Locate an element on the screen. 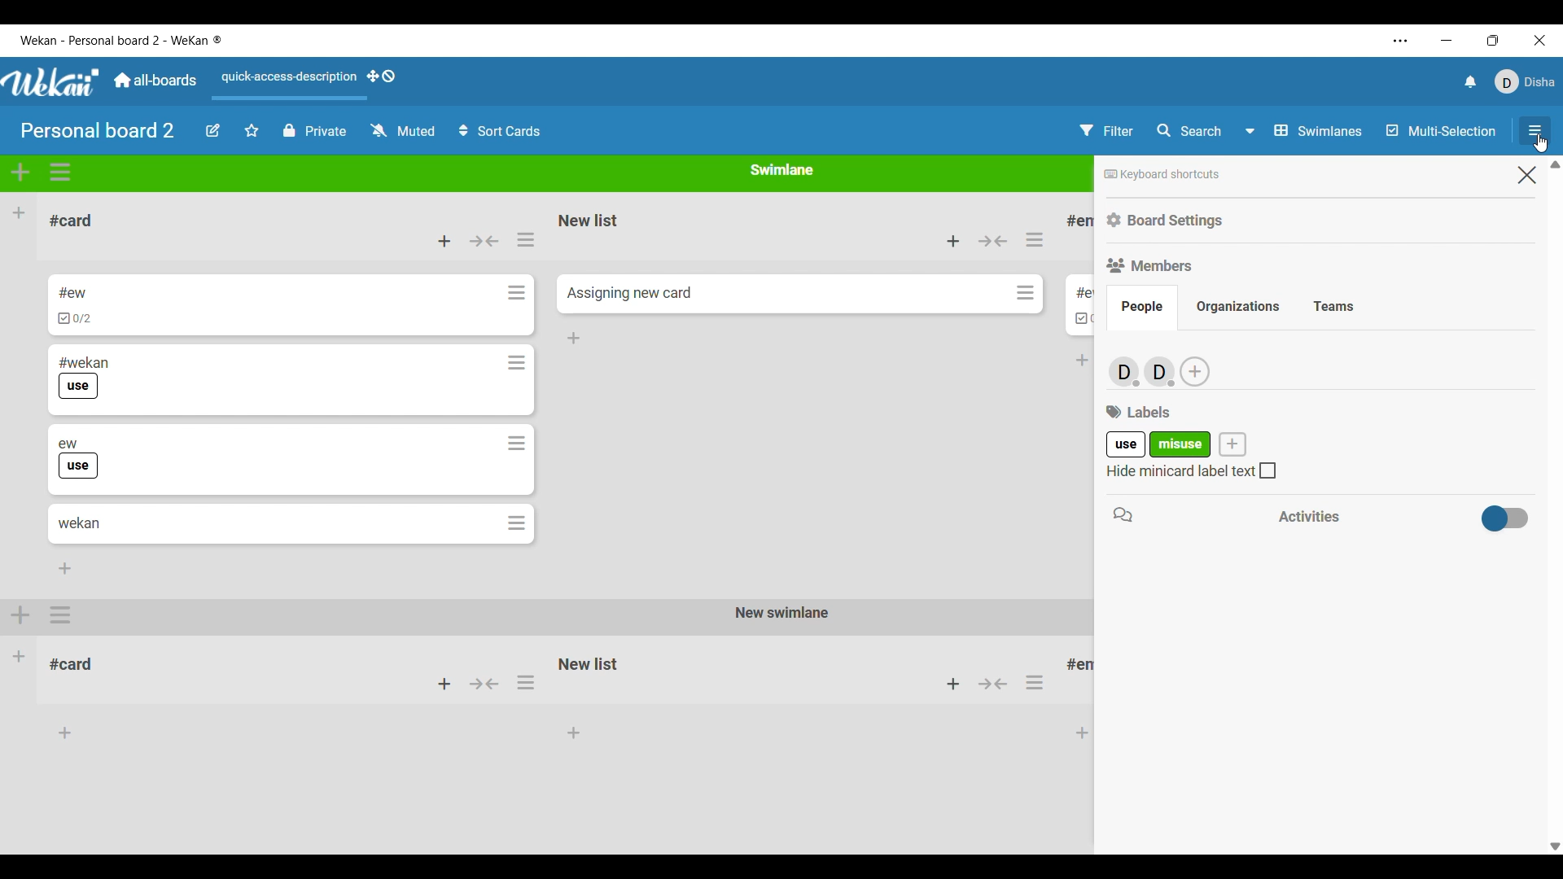 This screenshot has width=1563, height=879. Toggle activities is located at coordinates (1505, 518).